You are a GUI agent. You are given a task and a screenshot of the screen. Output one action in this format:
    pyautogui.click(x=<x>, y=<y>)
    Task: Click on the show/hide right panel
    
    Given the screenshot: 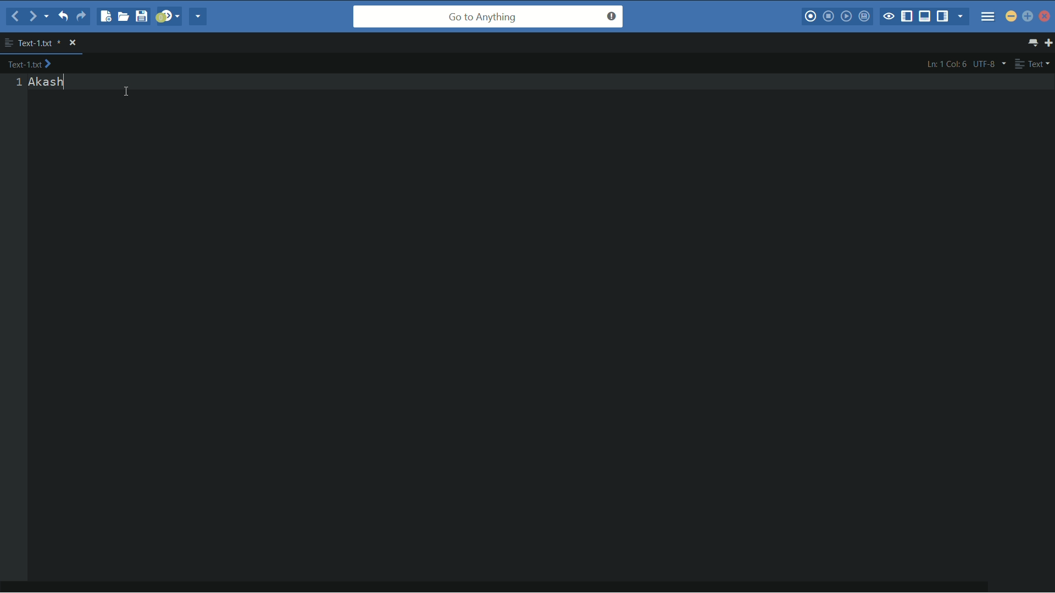 What is the action you would take?
    pyautogui.click(x=942, y=16)
    